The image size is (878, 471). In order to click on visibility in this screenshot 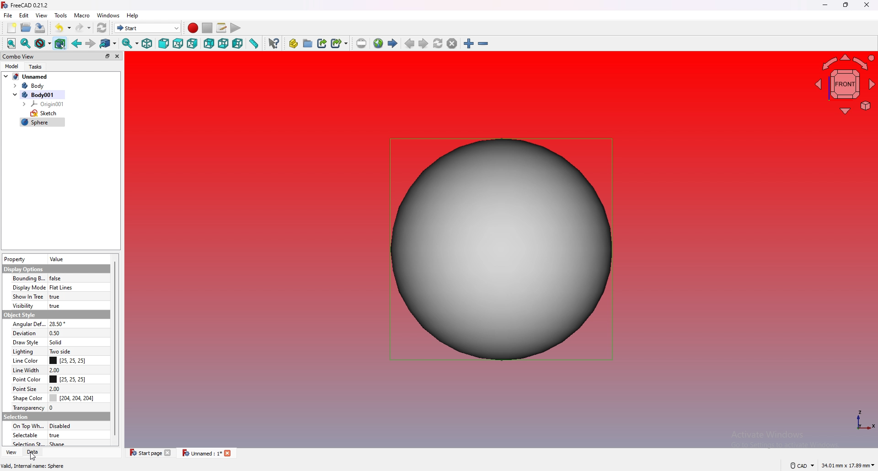, I will do `click(57, 305)`.